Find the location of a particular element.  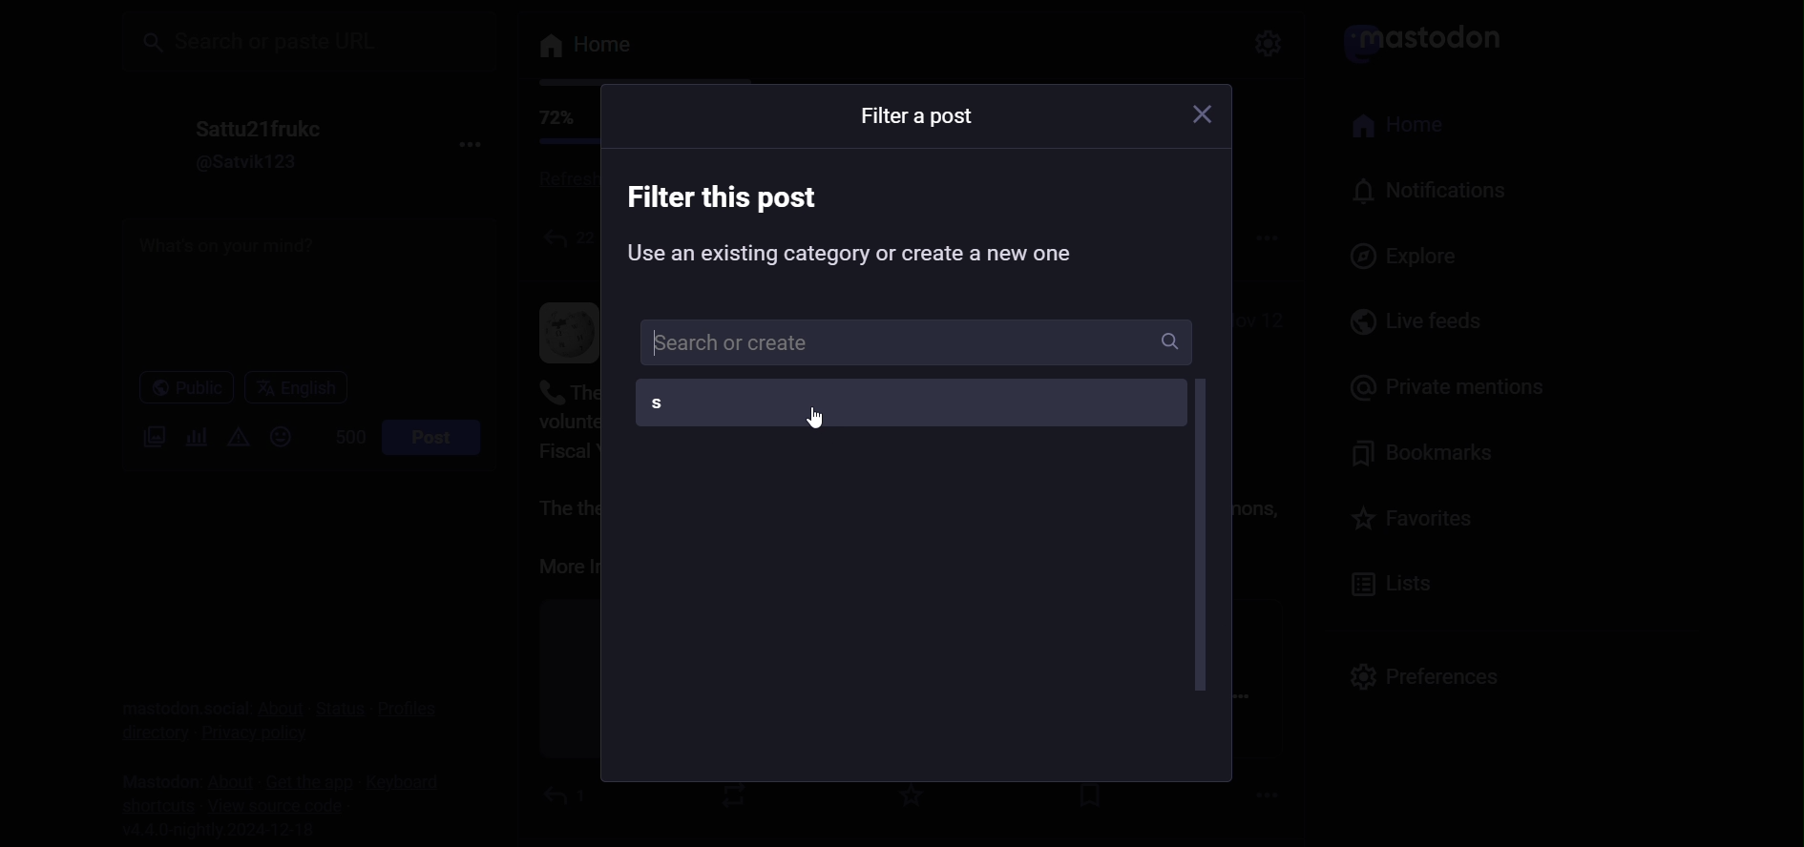

Filter this post is located at coordinates (726, 197).